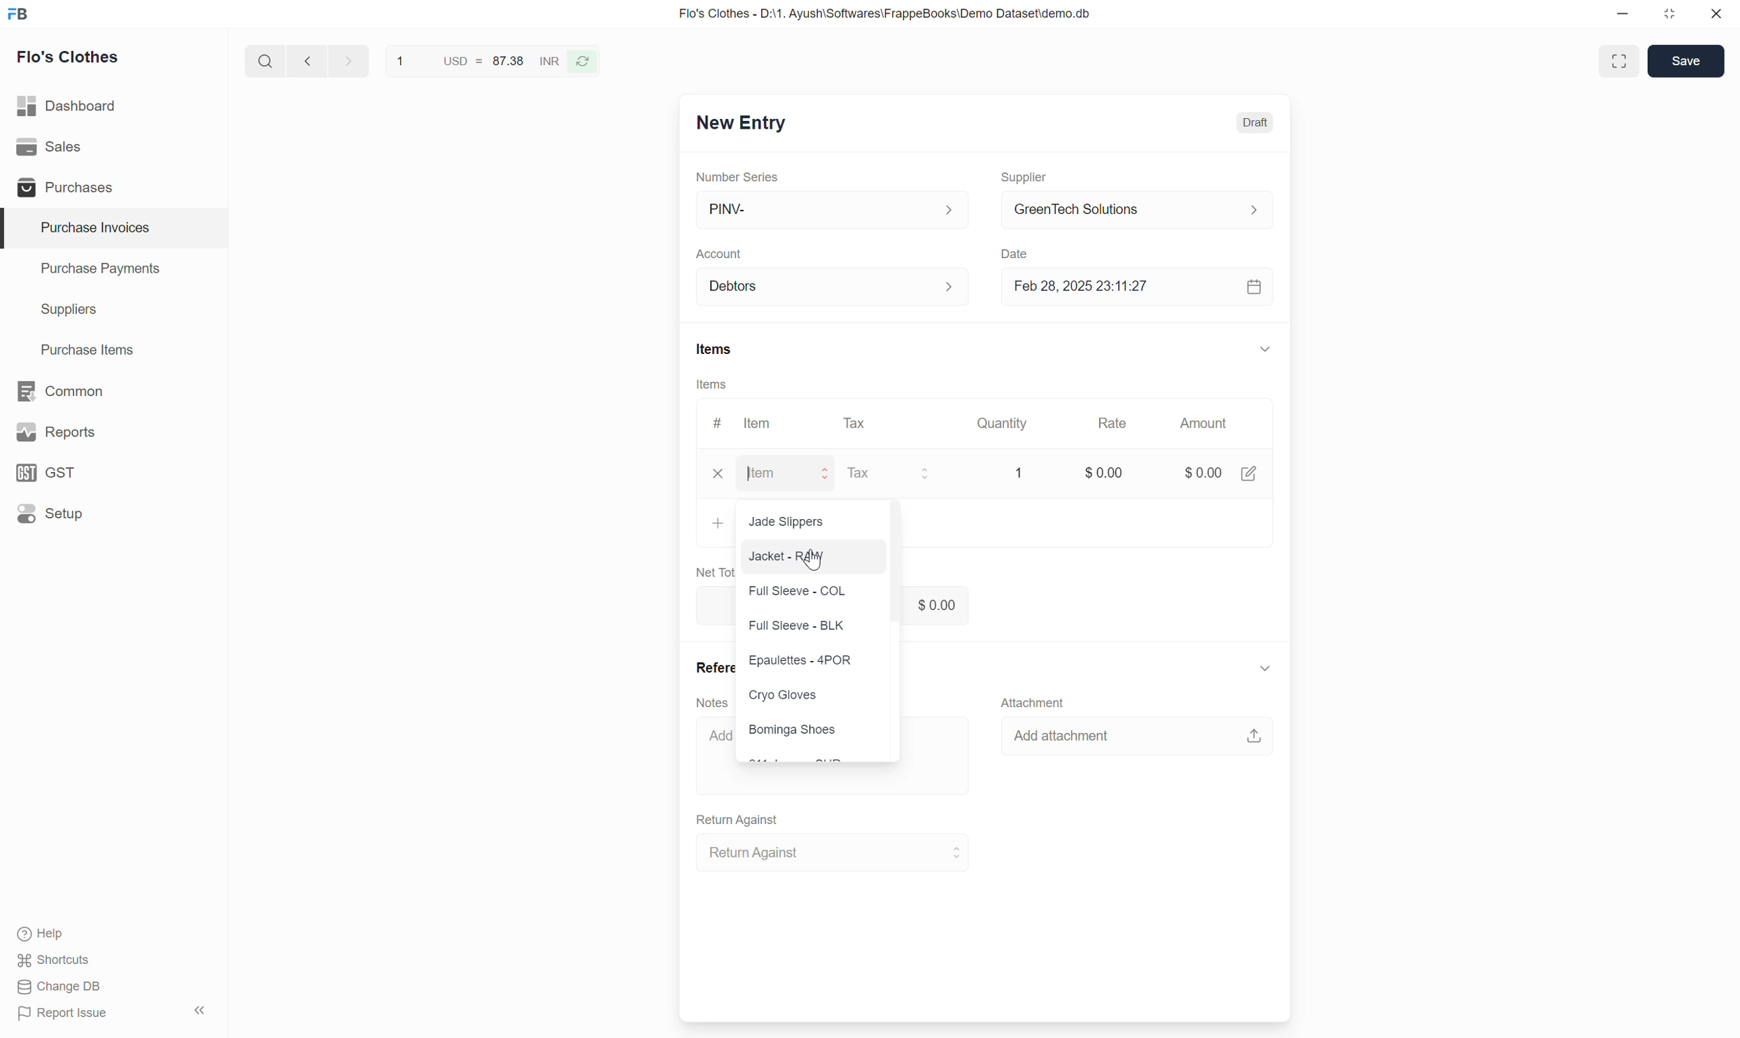  I want to click on Items, so click(715, 349).